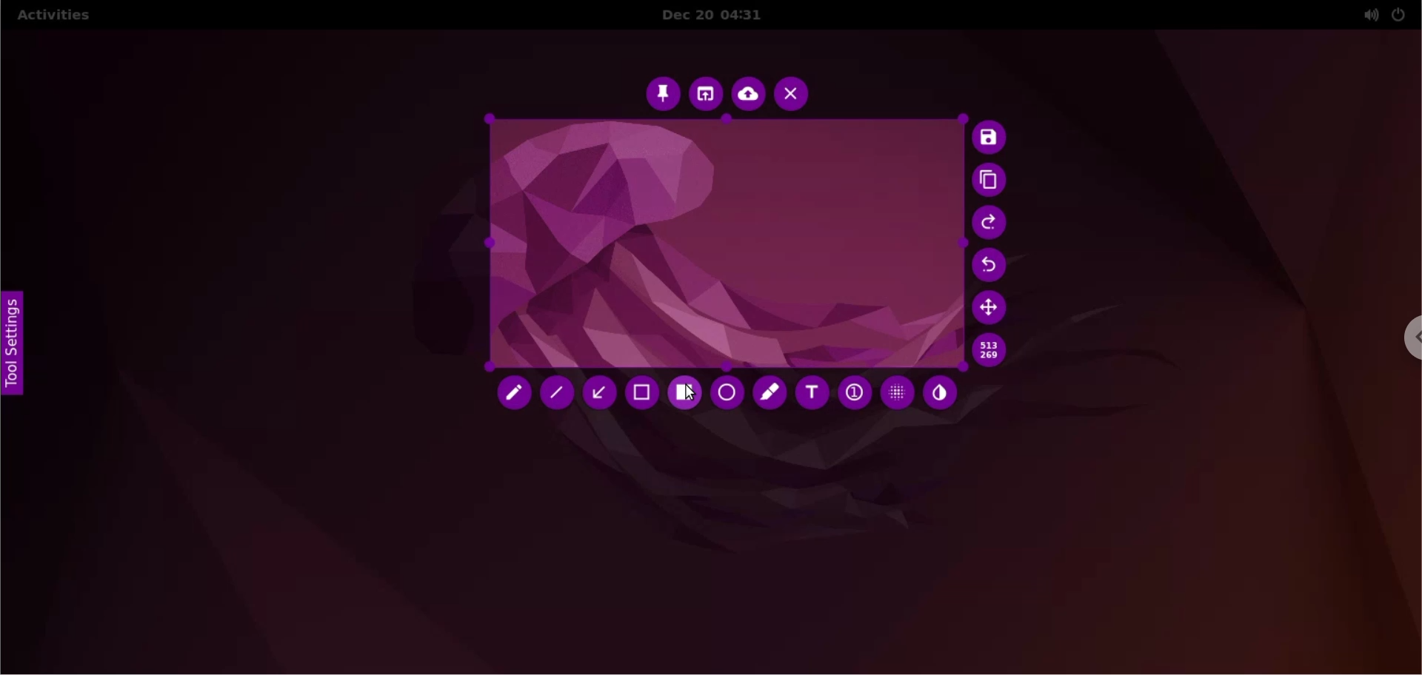  Describe the element at coordinates (1366, 15) in the screenshot. I see `sound setting options` at that location.